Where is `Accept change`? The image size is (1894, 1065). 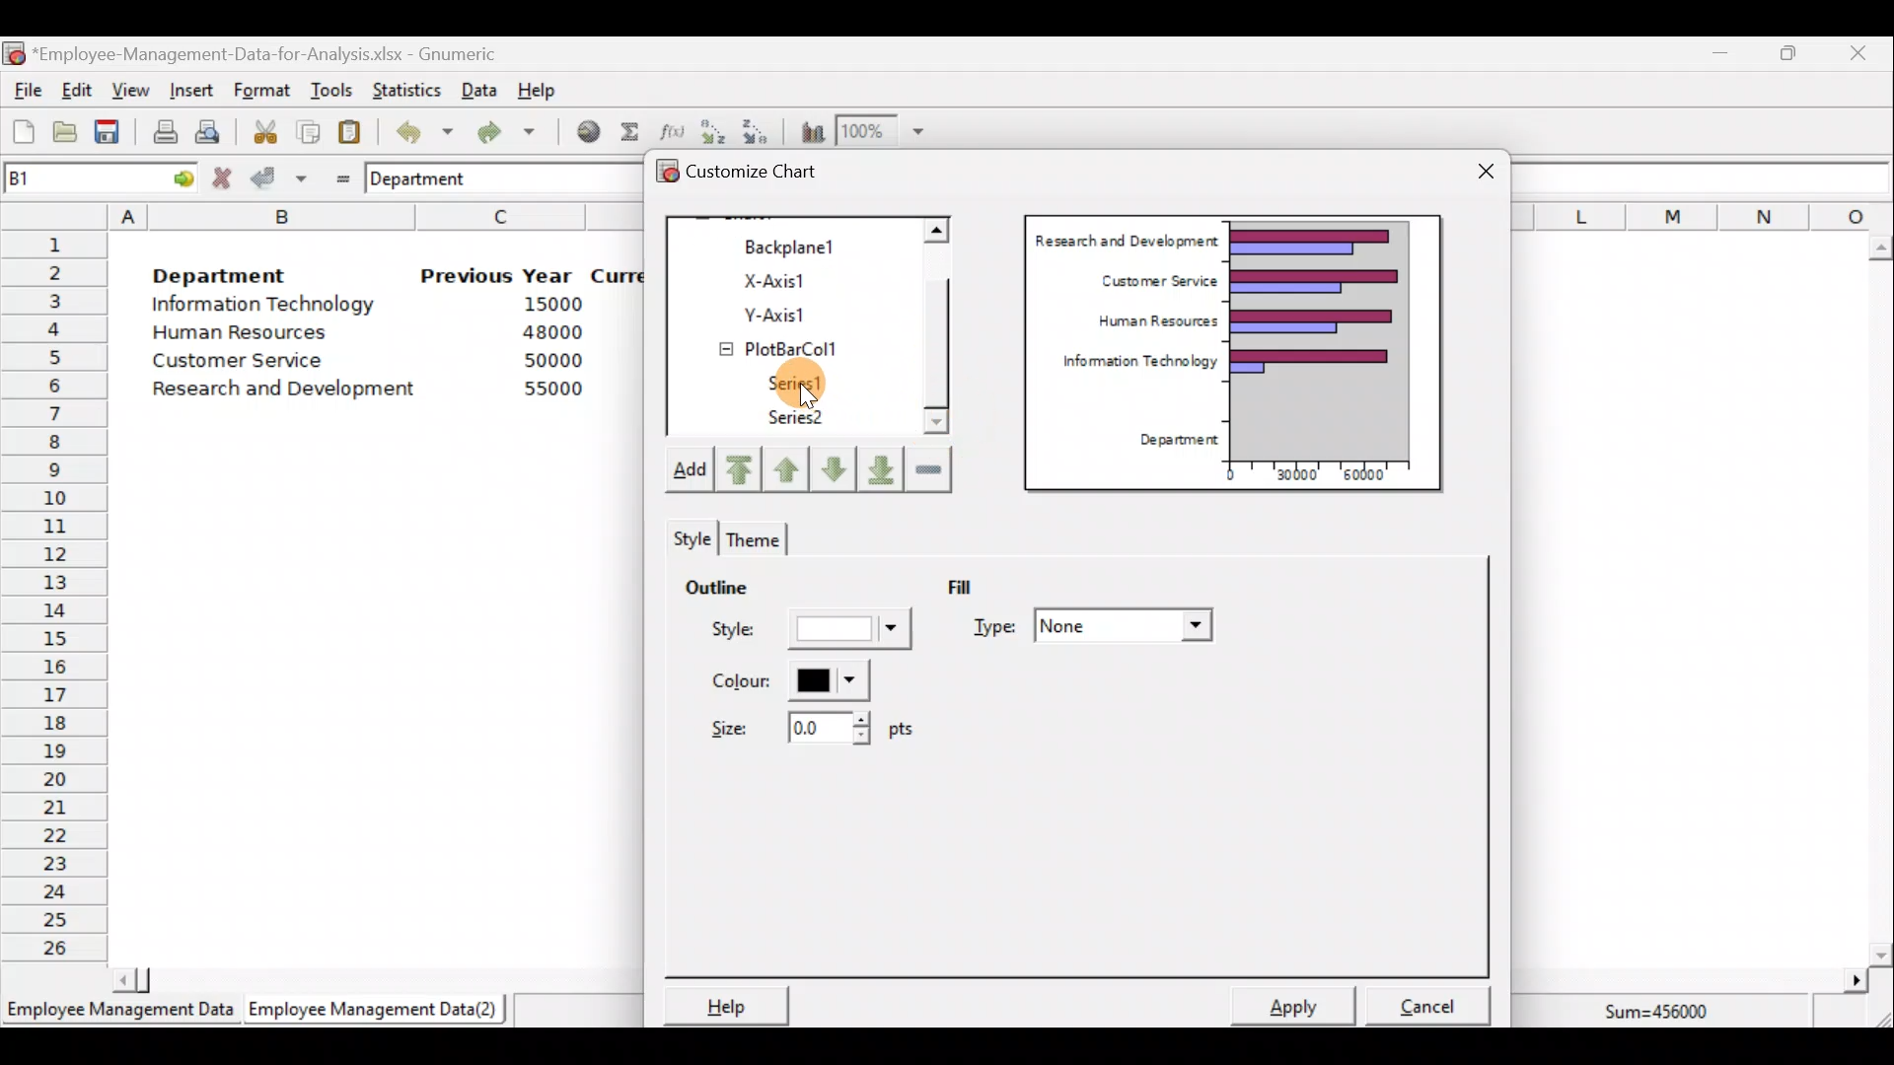
Accept change is located at coordinates (279, 177).